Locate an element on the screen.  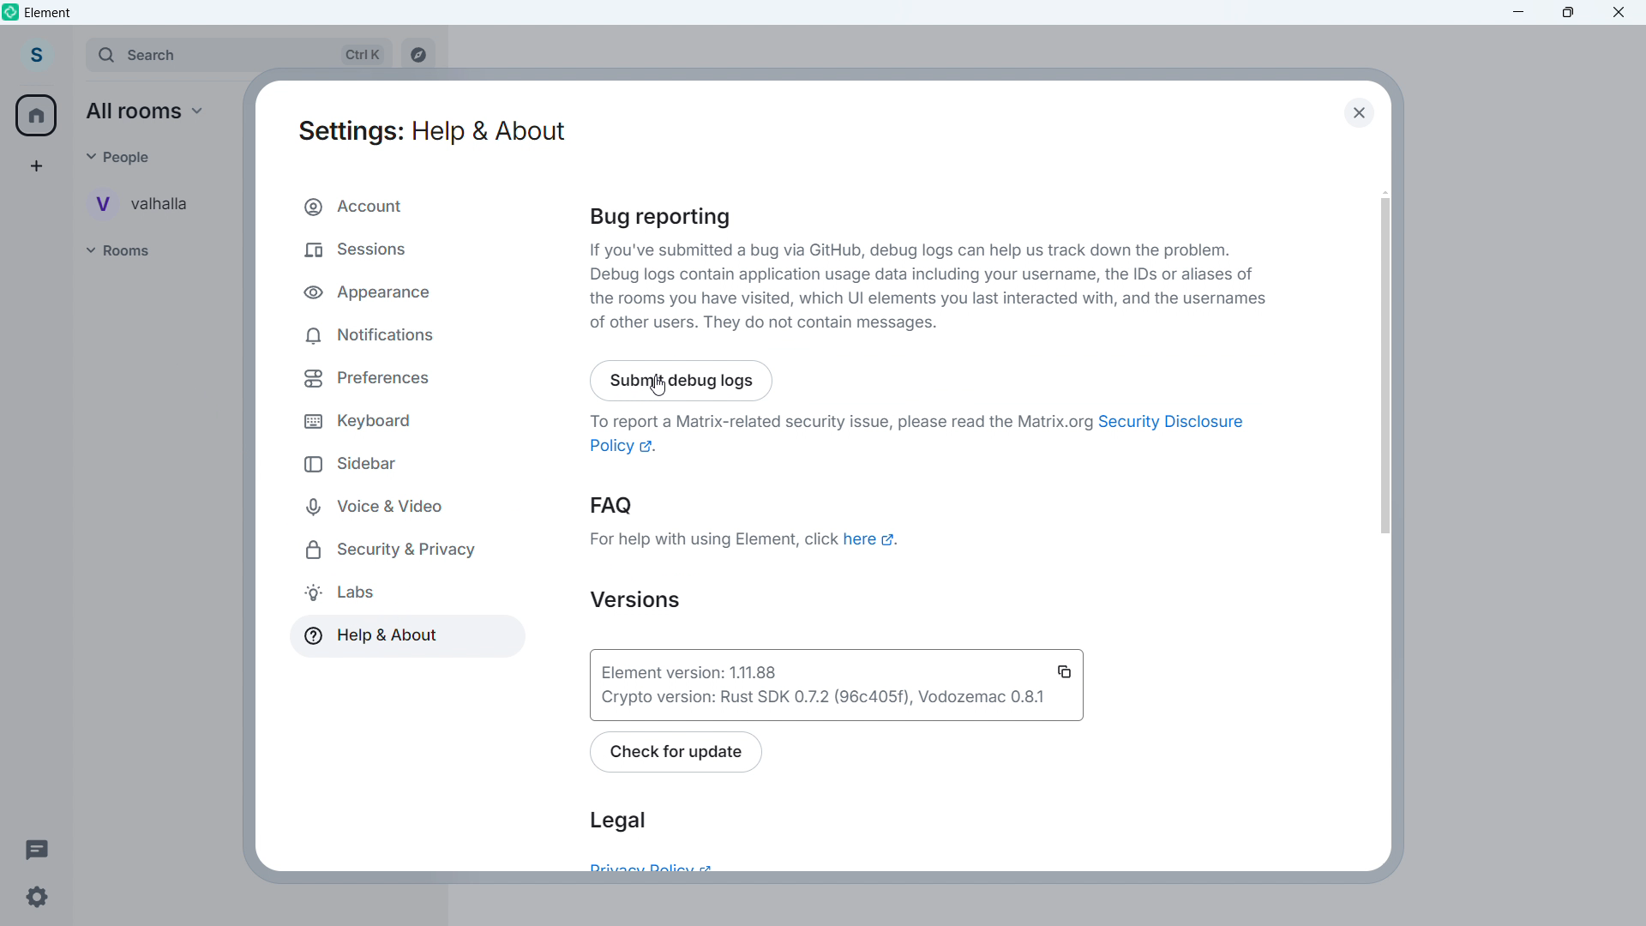
to report a Matrix-related security issue, please read the Matrix.org is located at coordinates (838, 420).